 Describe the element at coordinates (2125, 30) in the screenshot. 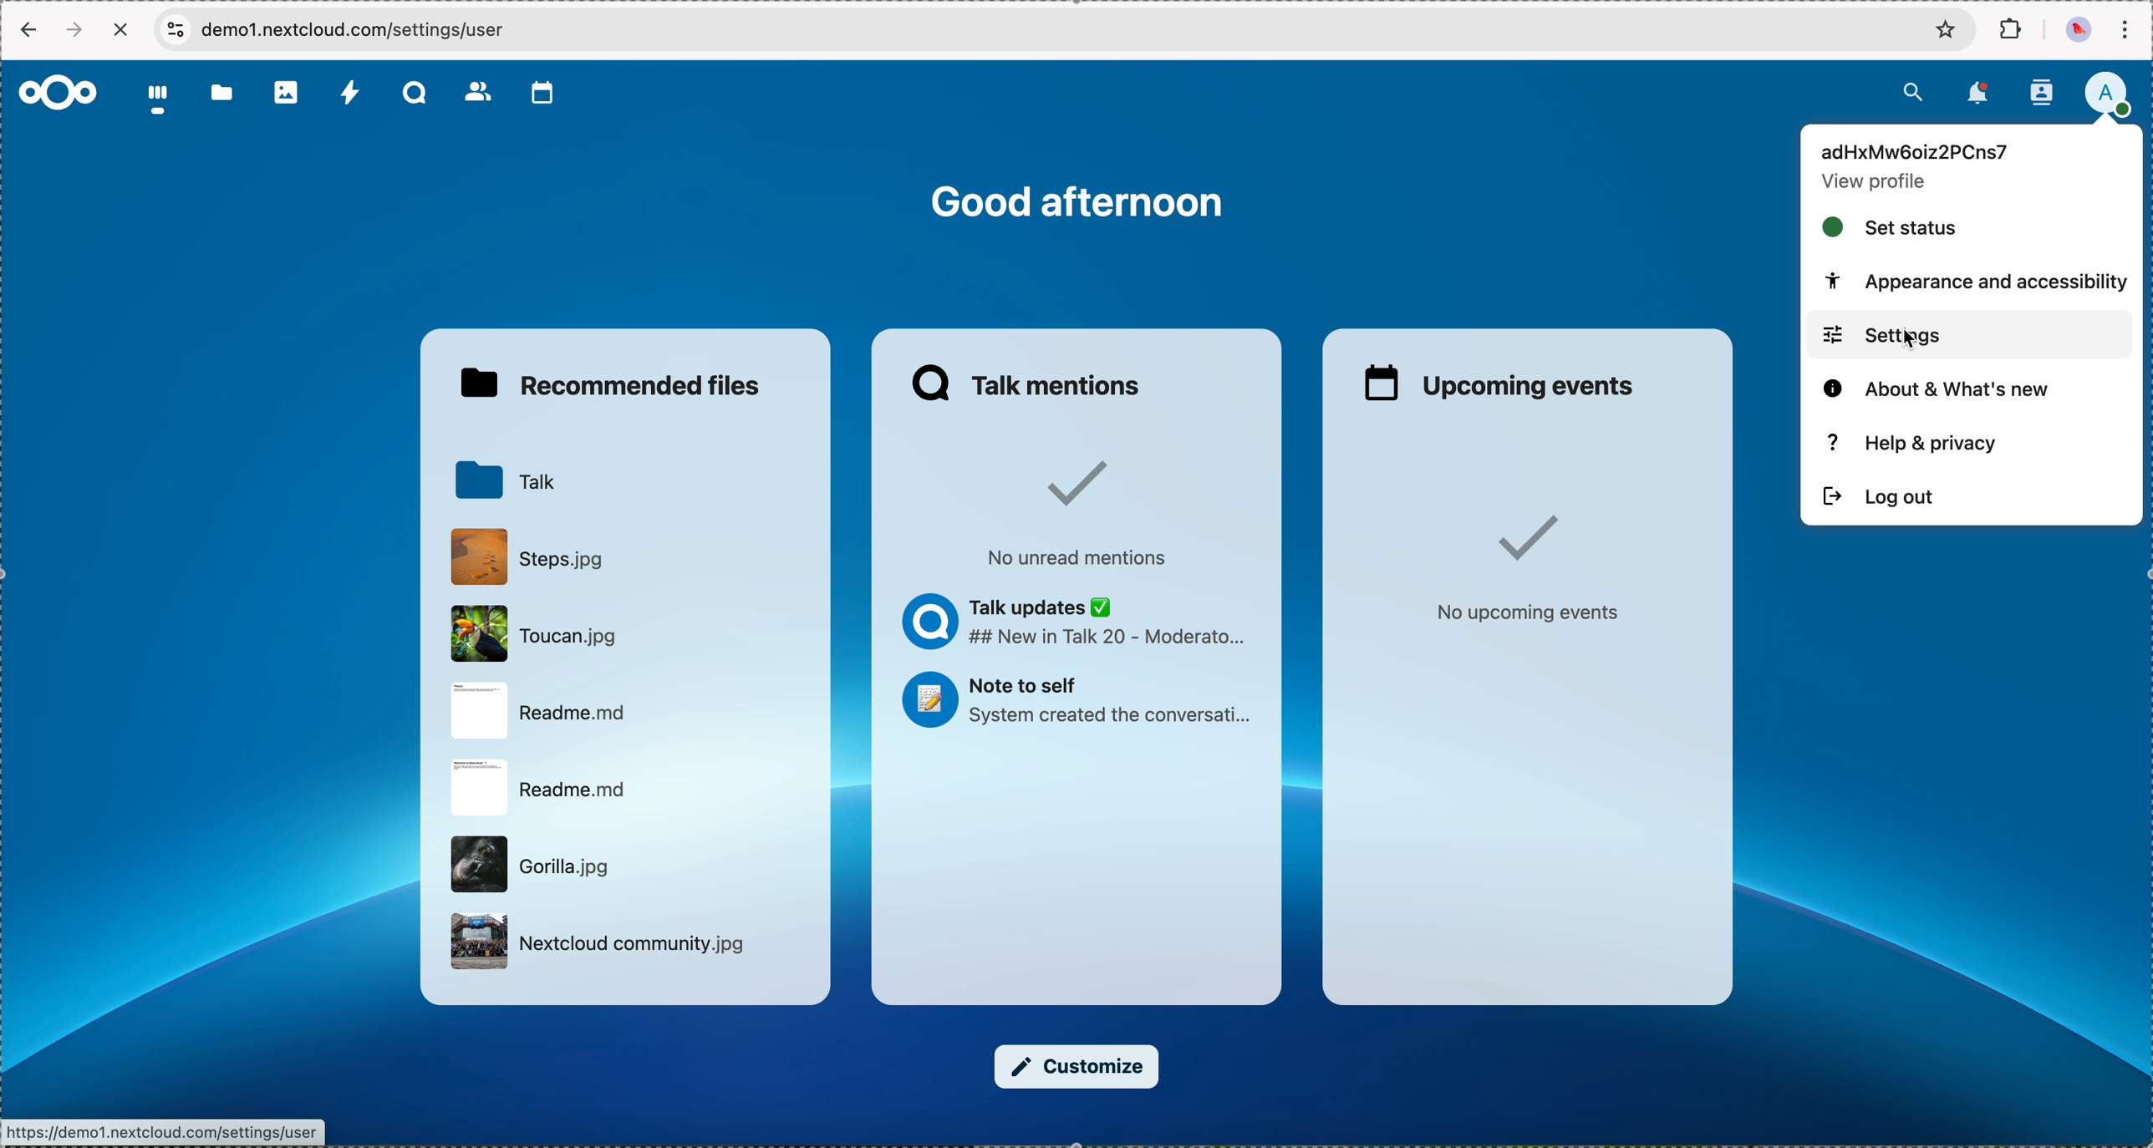

I see `customize and control Google Chrome` at that location.